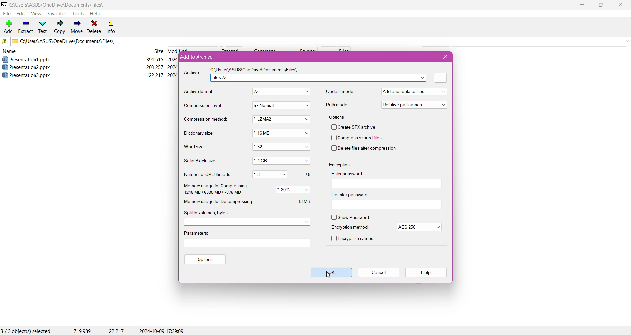  I want to click on Show password , so click(351, 217).